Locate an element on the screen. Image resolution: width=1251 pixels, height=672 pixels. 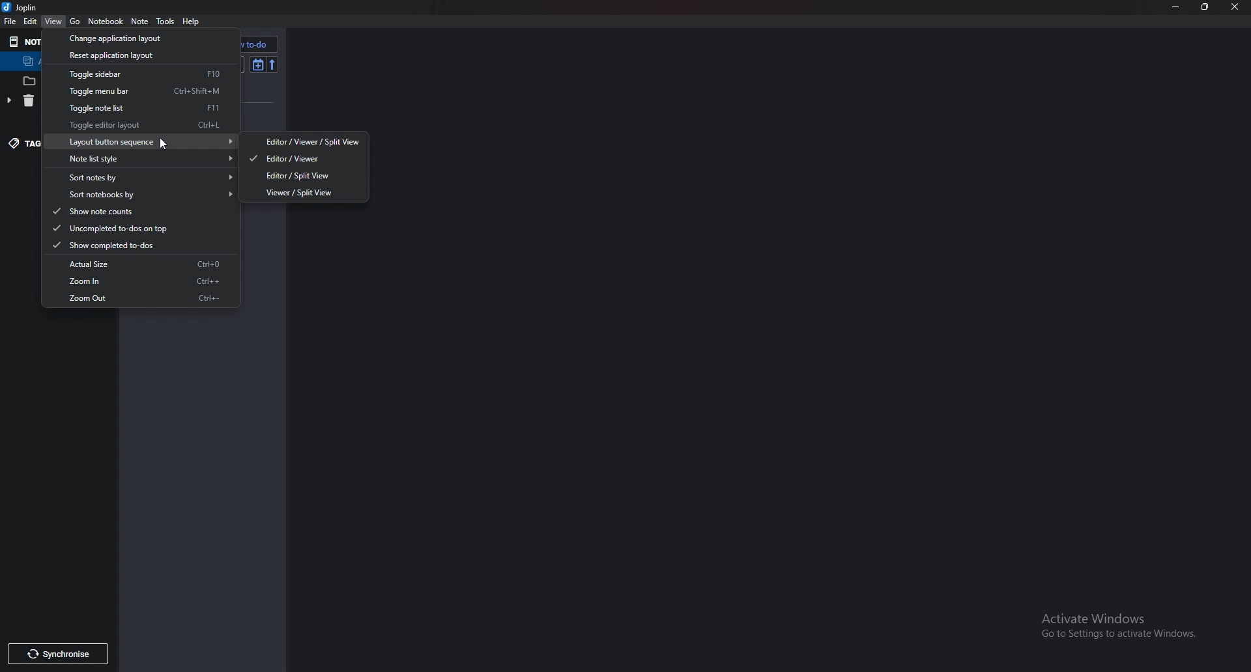
Show completed to do is located at coordinates (130, 245).